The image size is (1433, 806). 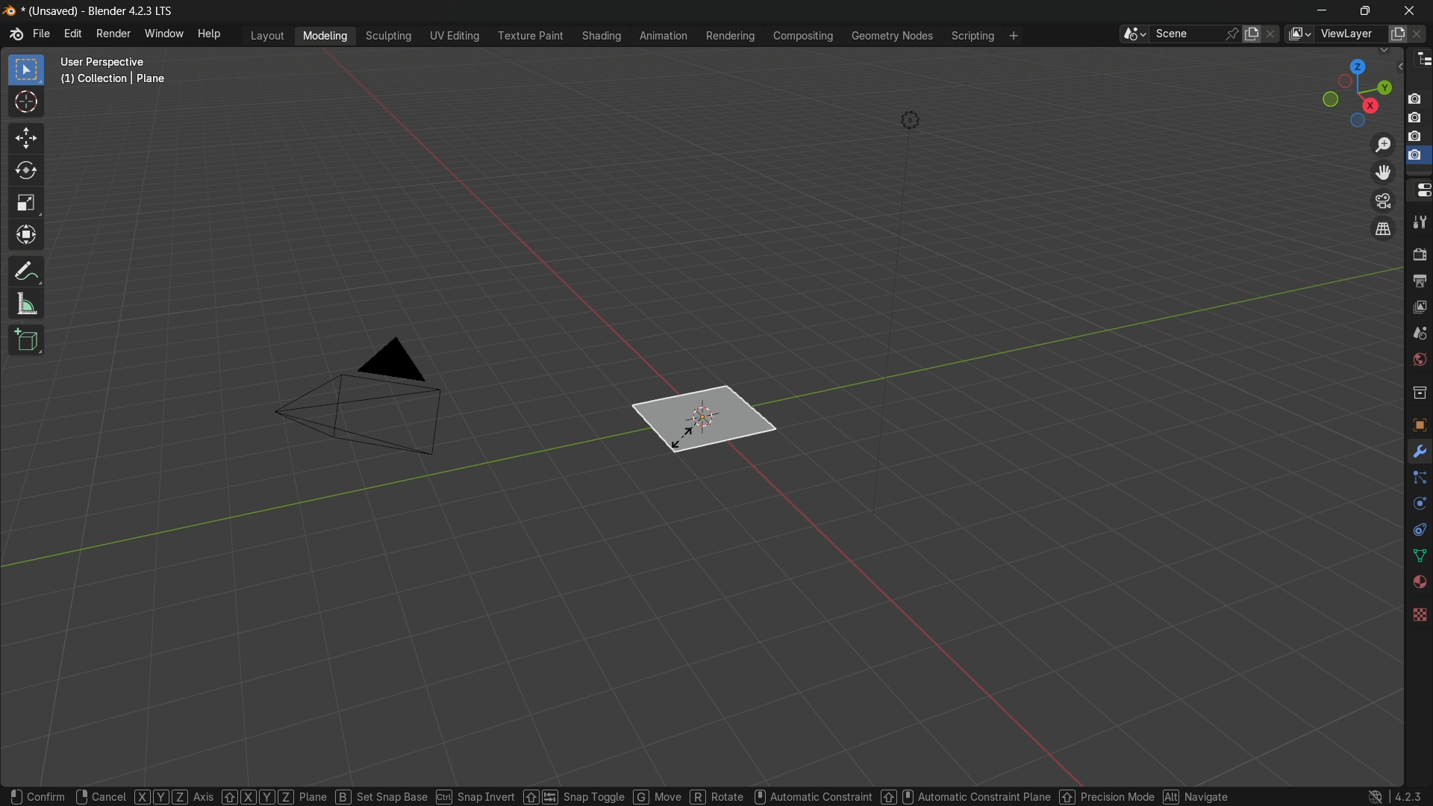 What do you see at coordinates (1124, 33) in the screenshot?
I see `browse scenes` at bounding box center [1124, 33].